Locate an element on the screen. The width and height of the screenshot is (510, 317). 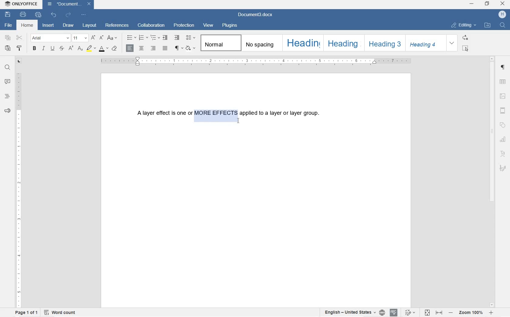
RESTORE is located at coordinates (487, 5).